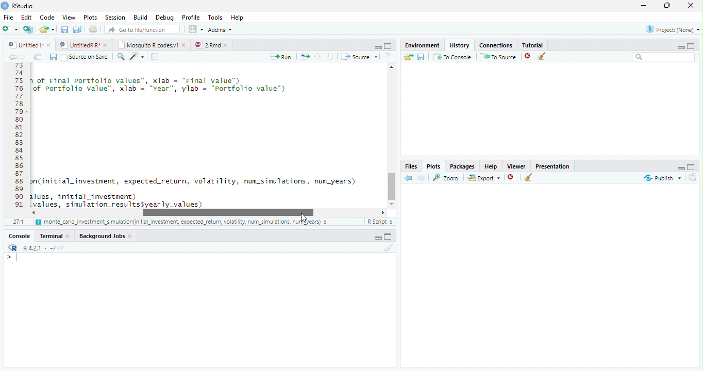 Image resolution: width=703 pixels, height=371 pixels. Describe the element at coordinates (646, 6) in the screenshot. I see `Minimize` at that location.